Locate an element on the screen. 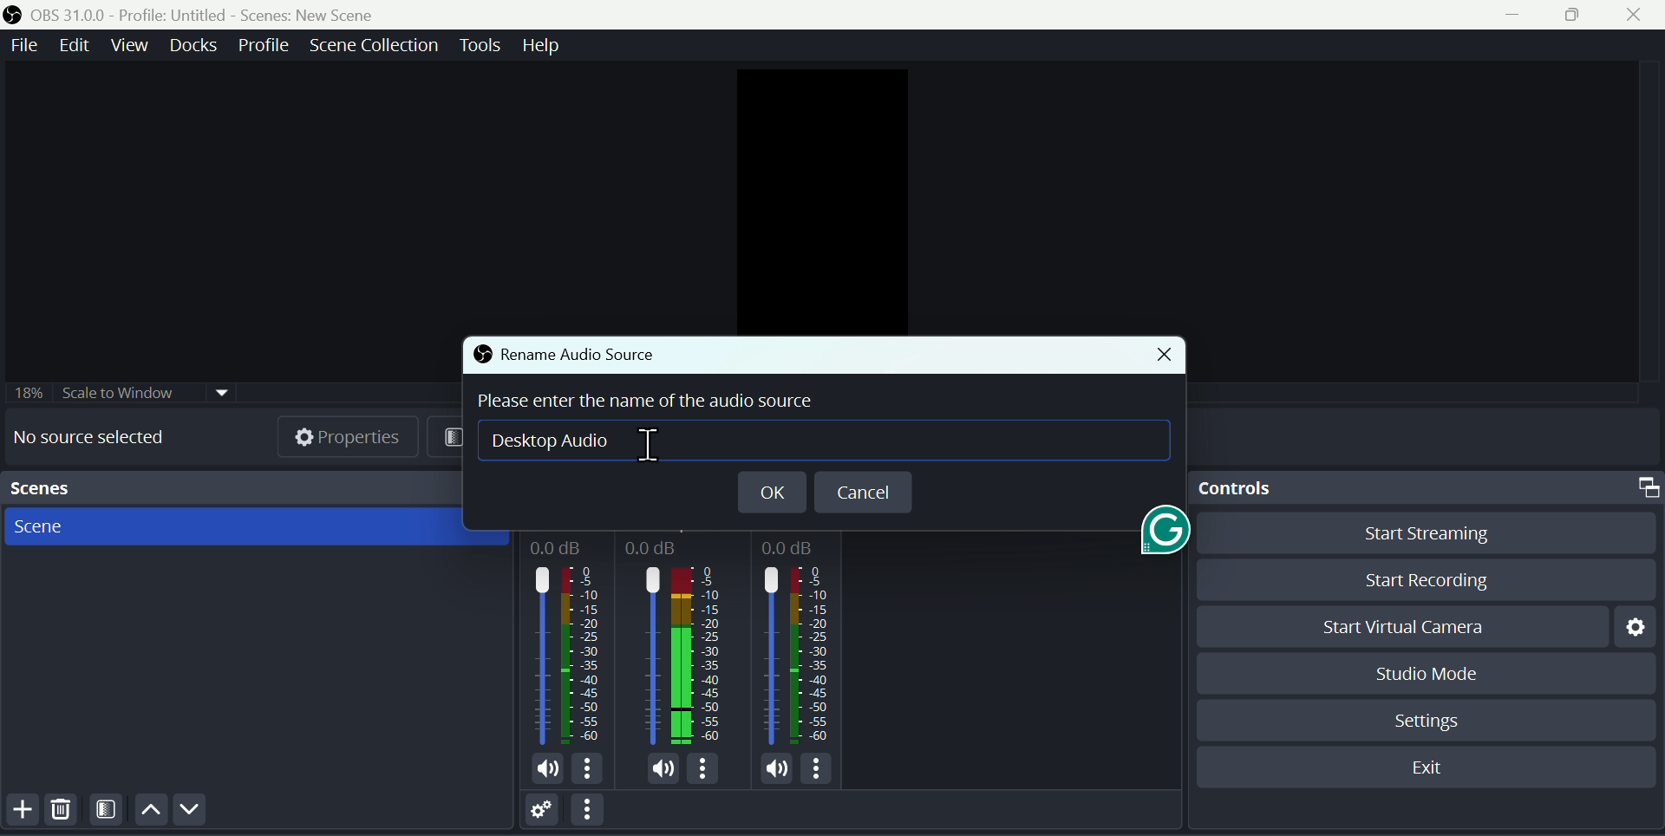  options is located at coordinates (589, 810).